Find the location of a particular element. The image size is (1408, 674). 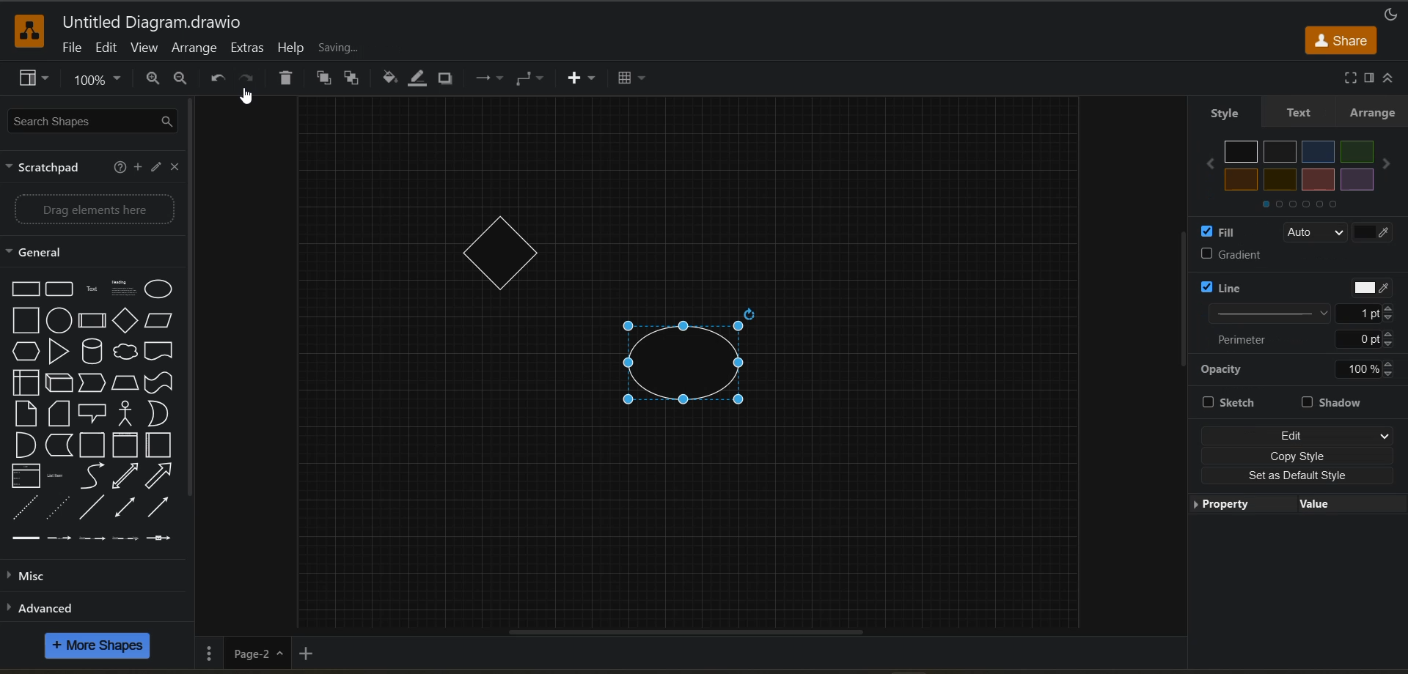

step is located at coordinates (92, 384).